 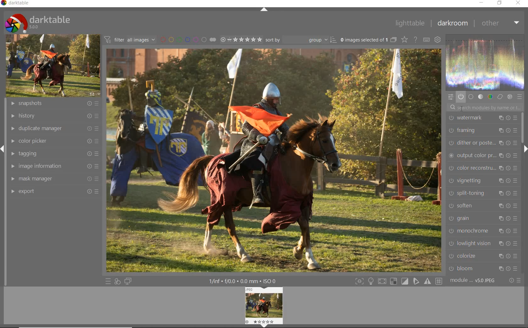 What do you see at coordinates (245, 280) in the screenshot?
I see `1/fnf f/0.0 0.0 mm ISO 0` at bounding box center [245, 280].